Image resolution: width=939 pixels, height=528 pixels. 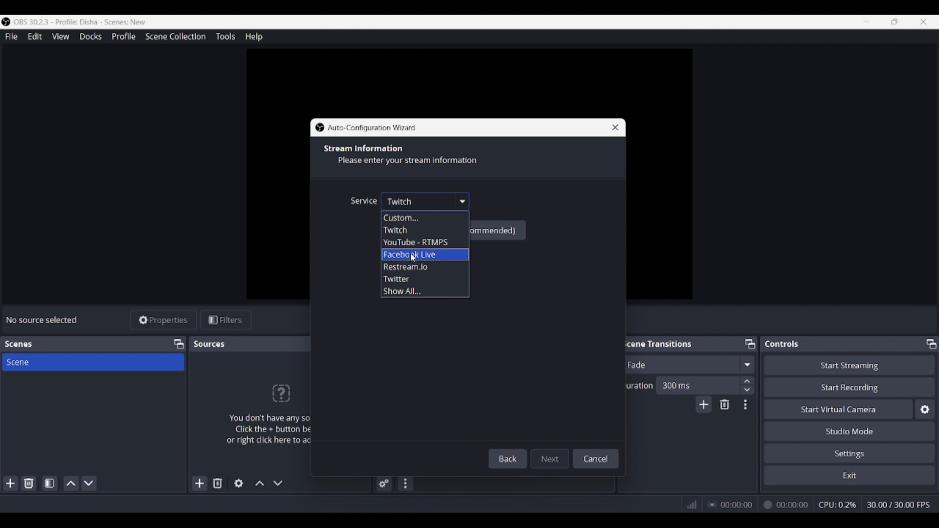 What do you see at coordinates (725, 404) in the screenshot?
I see `Remove configurble transition` at bounding box center [725, 404].